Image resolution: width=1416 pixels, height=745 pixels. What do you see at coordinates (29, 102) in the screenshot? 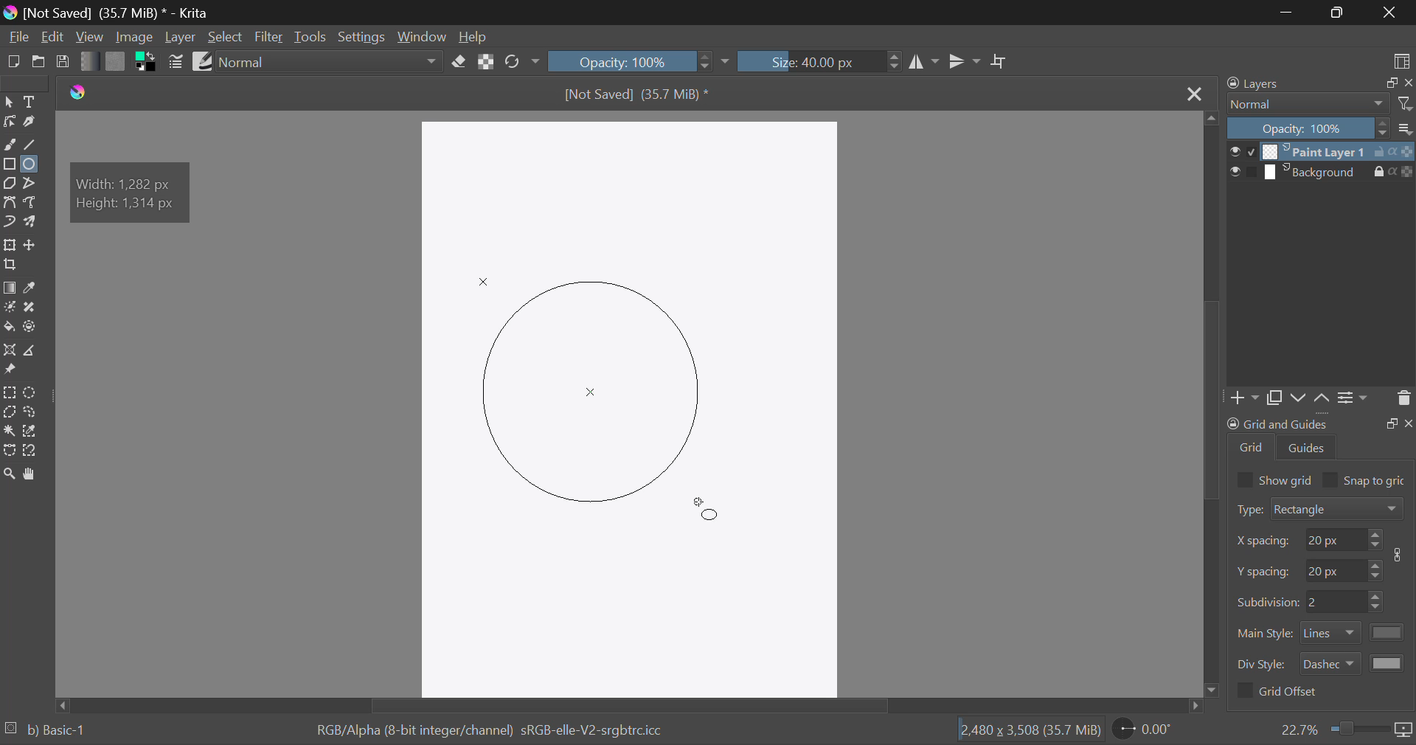
I see `Text` at bounding box center [29, 102].